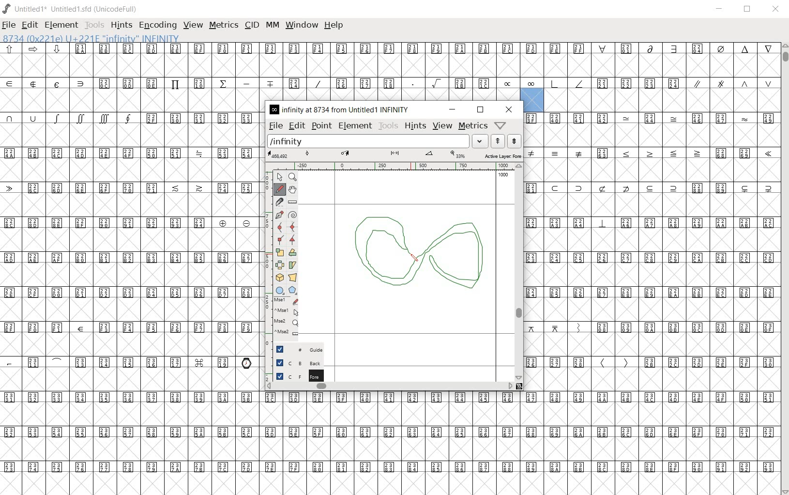 The height and width of the screenshot is (495, 789). I want to click on background, so click(294, 363).